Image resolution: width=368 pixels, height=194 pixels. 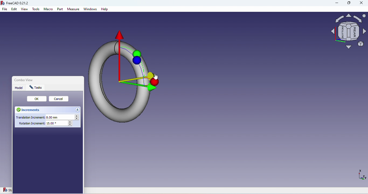 What do you see at coordinates (36, 10) in the screenshot?
I see `Tools` at bounding box center [36, 10].